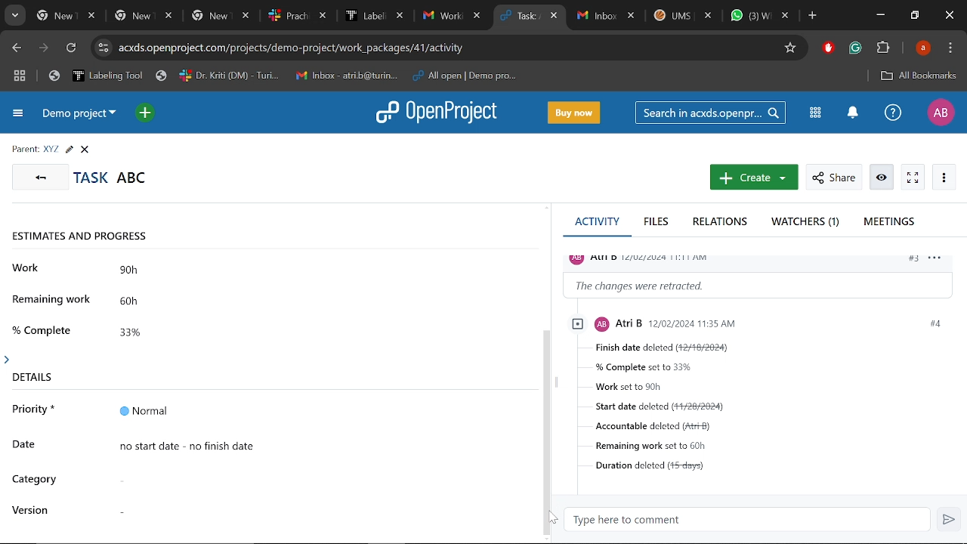  Describe the element at coordinates (883, 178) in the screenshot. I see `Unwatch work package` at that location.